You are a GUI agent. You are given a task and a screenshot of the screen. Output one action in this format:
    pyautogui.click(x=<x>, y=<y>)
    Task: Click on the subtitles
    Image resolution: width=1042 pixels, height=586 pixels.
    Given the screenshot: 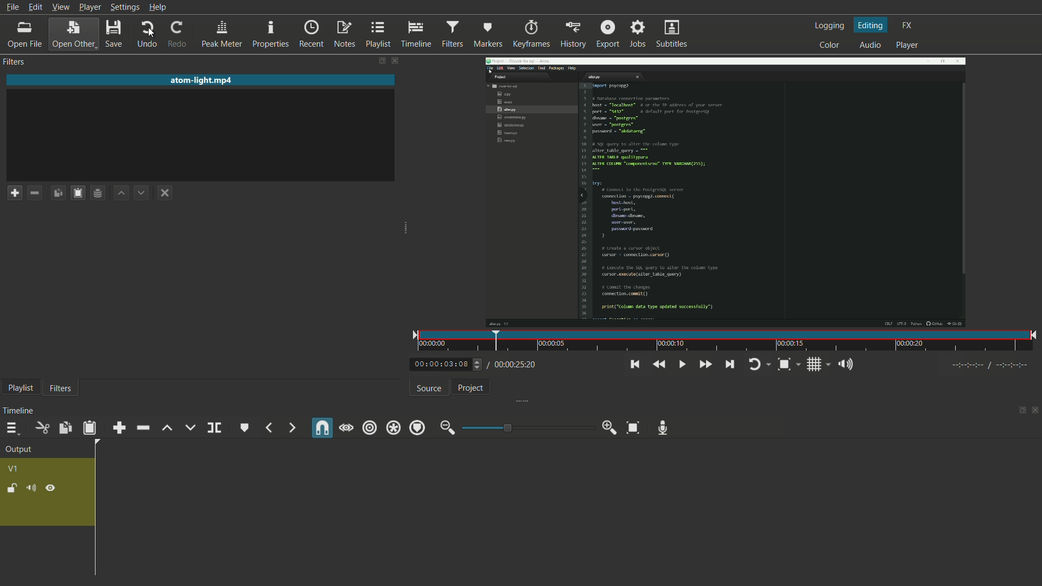 What is the action you would take?
    pyautogui.click(x=670, y=36)
    